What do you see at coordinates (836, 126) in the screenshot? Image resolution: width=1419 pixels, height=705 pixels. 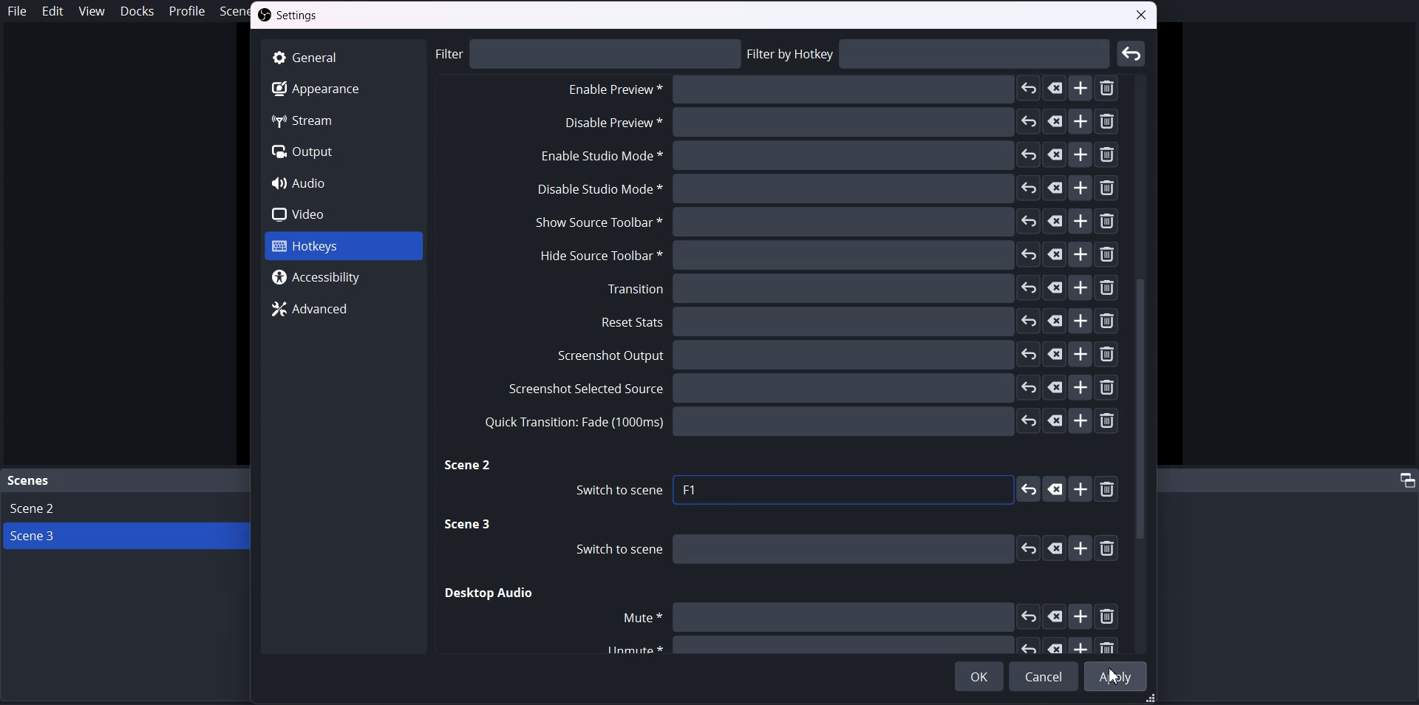 I see `Enable Preview` at bounding box center [836, 126].